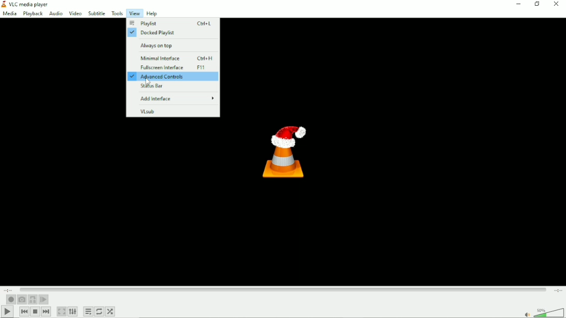 This screenshot has width=566, height=318. What do you see at coordinates (148, 111) in the screenshot?
I see `VLsub` at bounding box center [148, 111].